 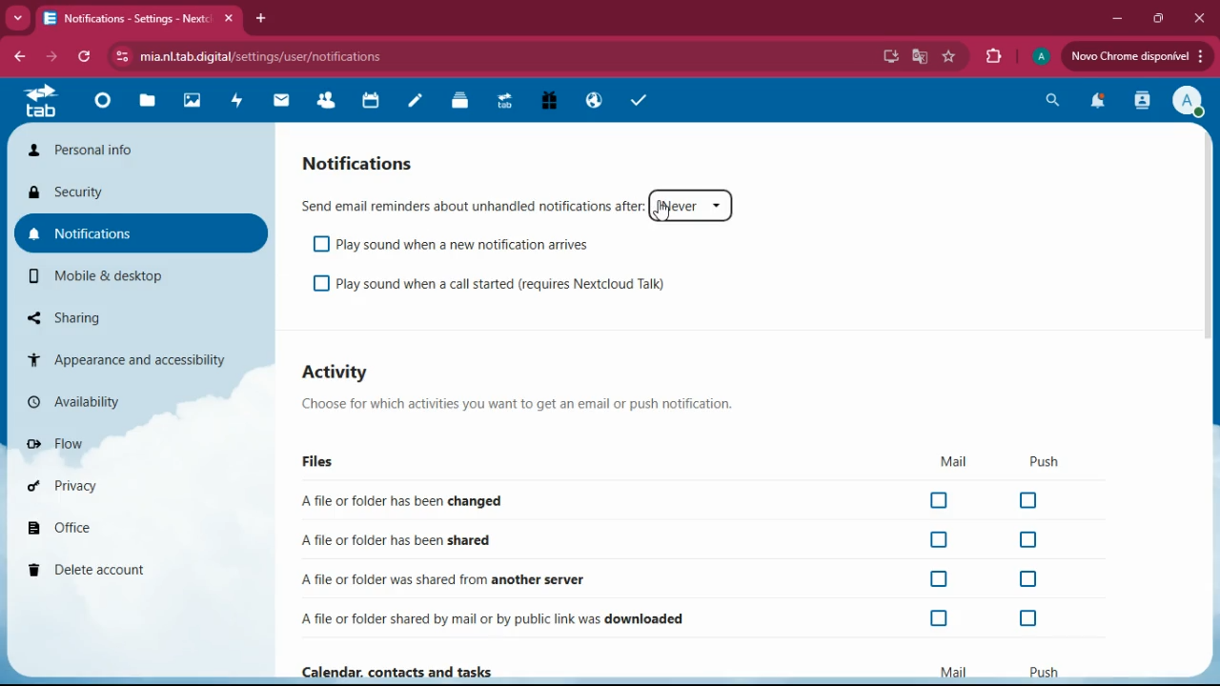 I want to click on security, so click(x=138, y=194).